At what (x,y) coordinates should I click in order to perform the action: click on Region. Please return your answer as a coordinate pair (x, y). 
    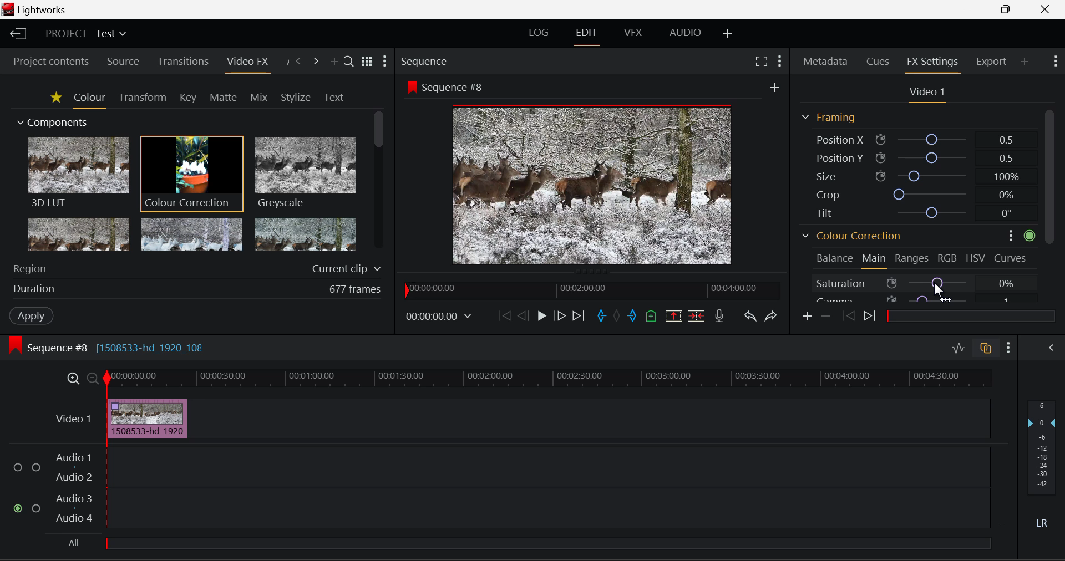
    Looking at the image, I should click on (197, 268).